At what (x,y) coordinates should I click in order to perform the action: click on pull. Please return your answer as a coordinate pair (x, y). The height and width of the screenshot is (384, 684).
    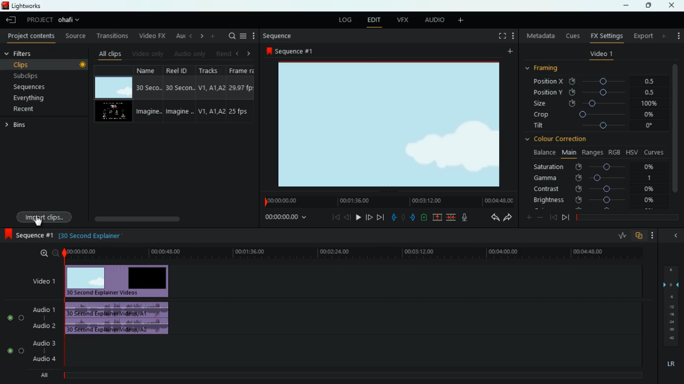
    Looking at the image, I should click on (393, 217).